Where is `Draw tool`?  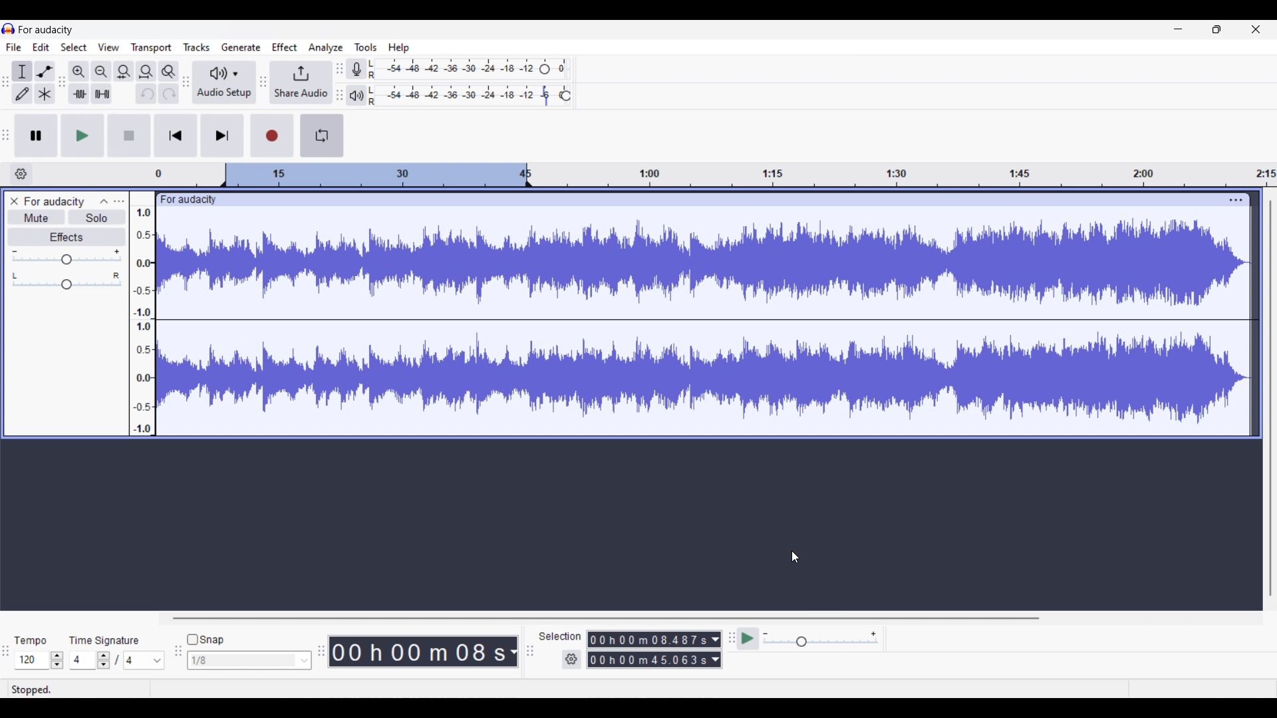
Draw tool is located at coordinates (22, 94).